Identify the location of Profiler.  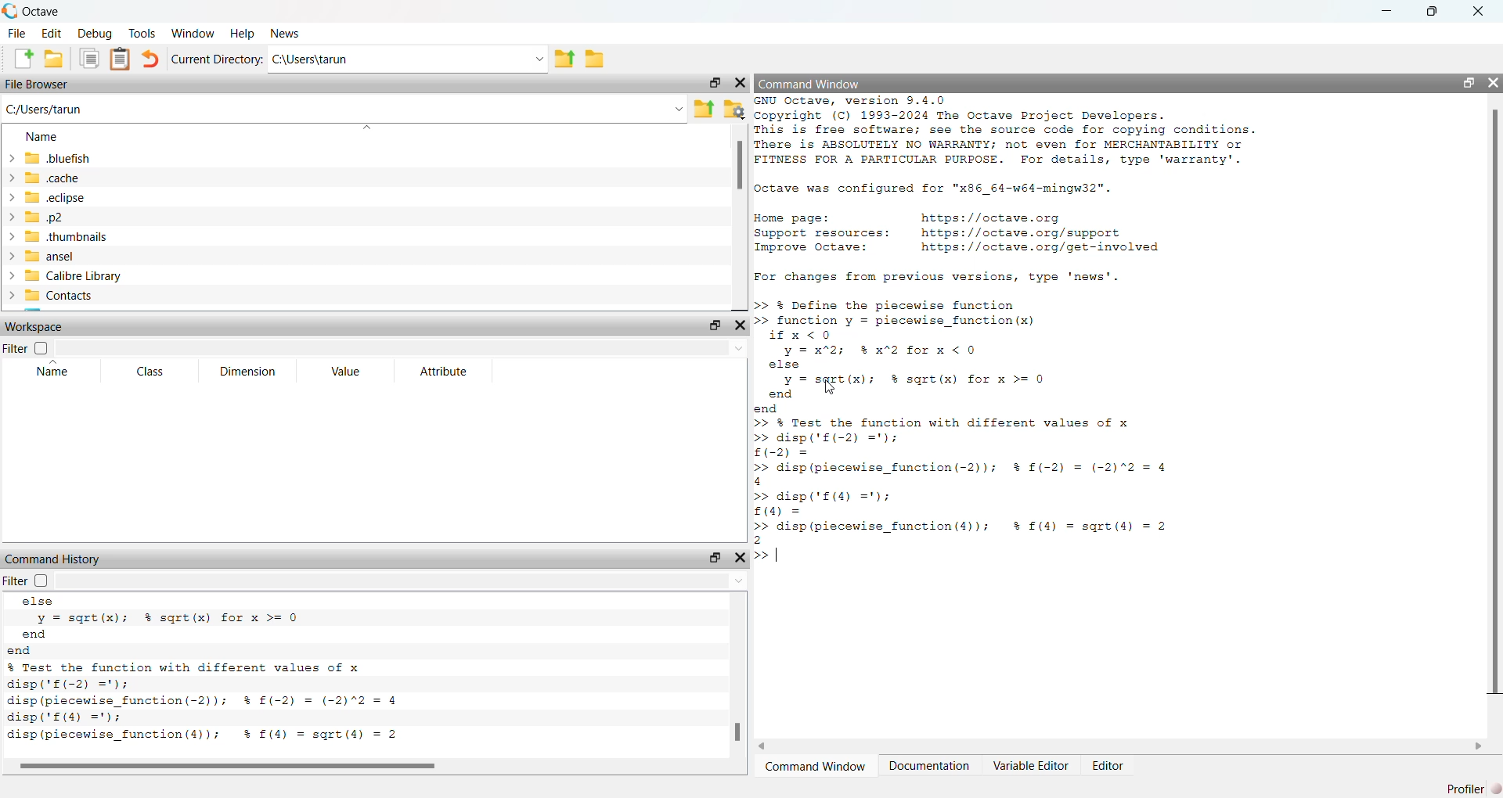
(1469, 786).